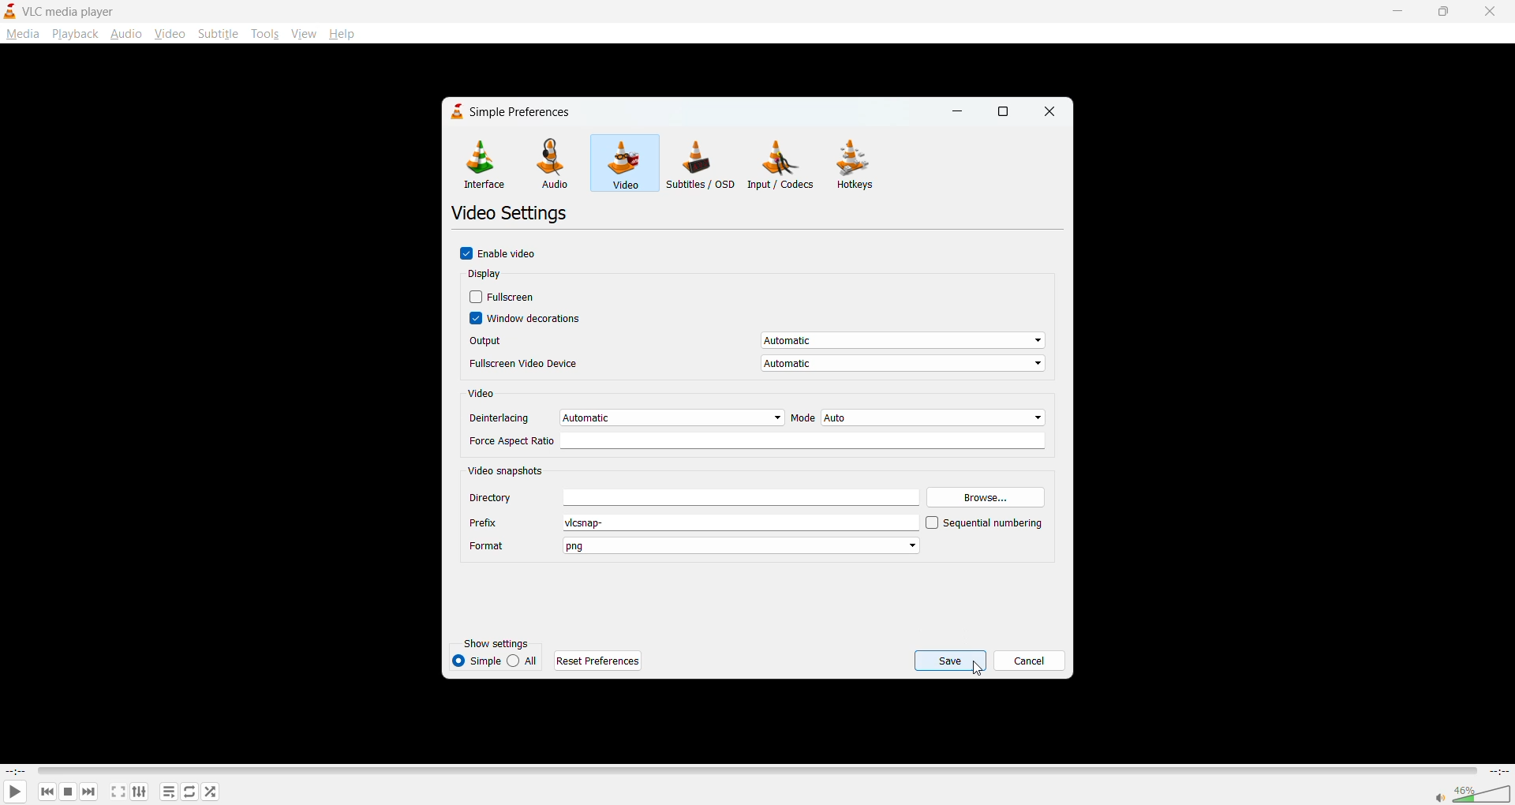  What do you see at coordinates (218, 34) in the screenshot?
I see `subtitle` at bounding box center [218, 34].